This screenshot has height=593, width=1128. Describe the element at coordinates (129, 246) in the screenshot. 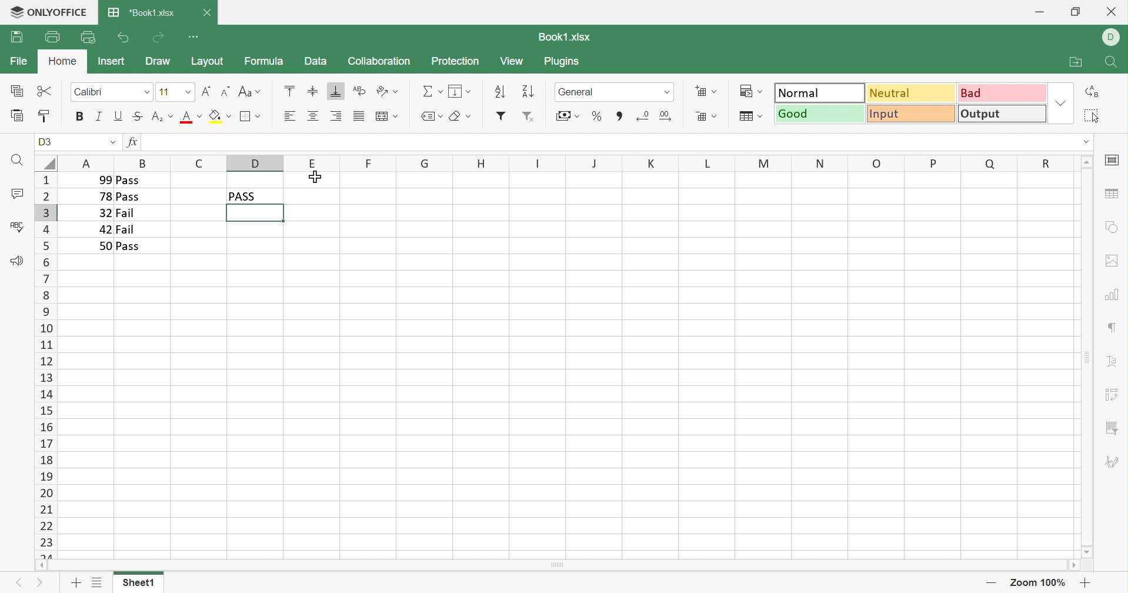

I see `Pass` at that location.